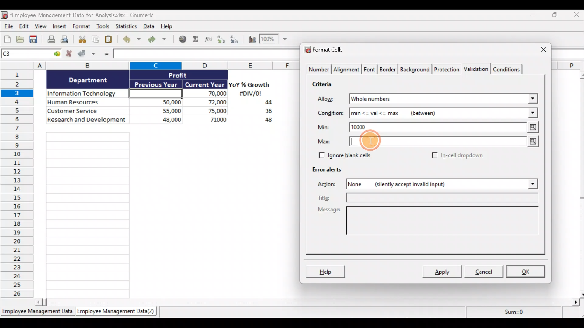 The height and width of the screenshot is (328, 584). Describe the element at coordinates (511, 314) in the screenshot. I see `Sum=0` at that location.